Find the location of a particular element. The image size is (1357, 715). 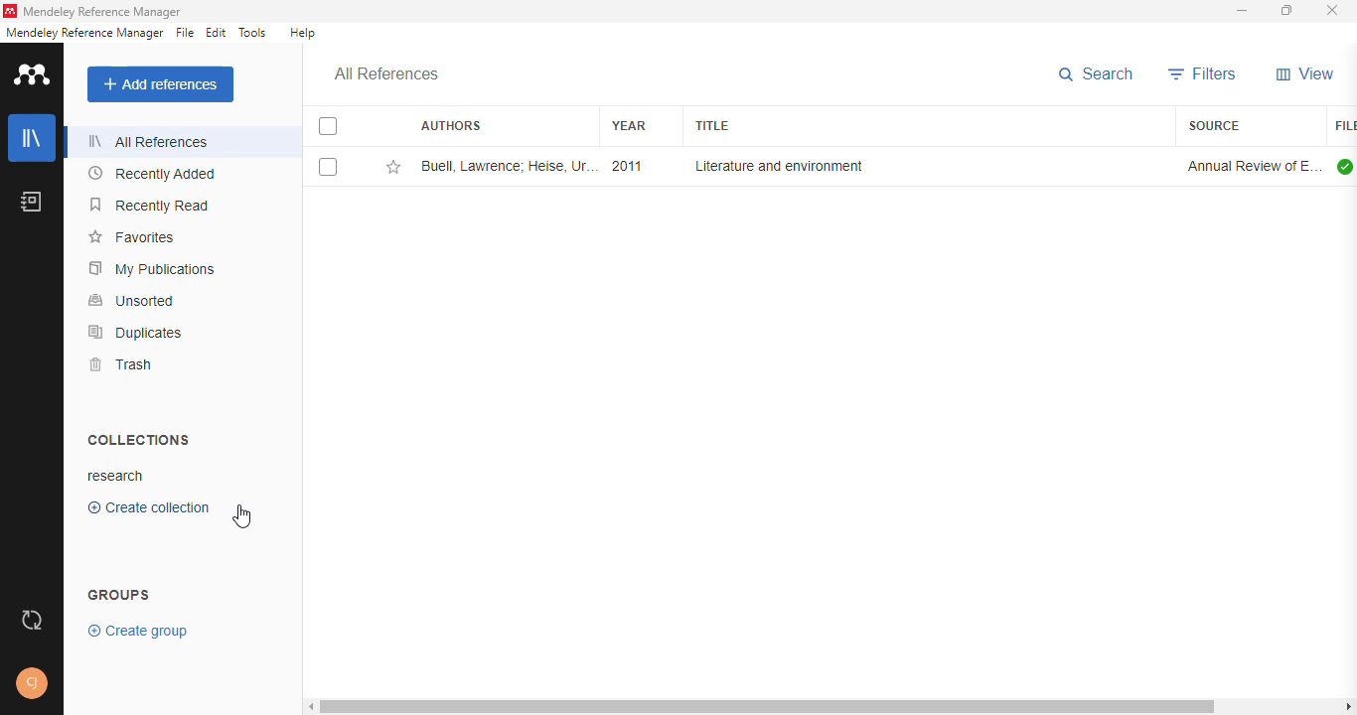

add references is located at coordinates (160, 84).